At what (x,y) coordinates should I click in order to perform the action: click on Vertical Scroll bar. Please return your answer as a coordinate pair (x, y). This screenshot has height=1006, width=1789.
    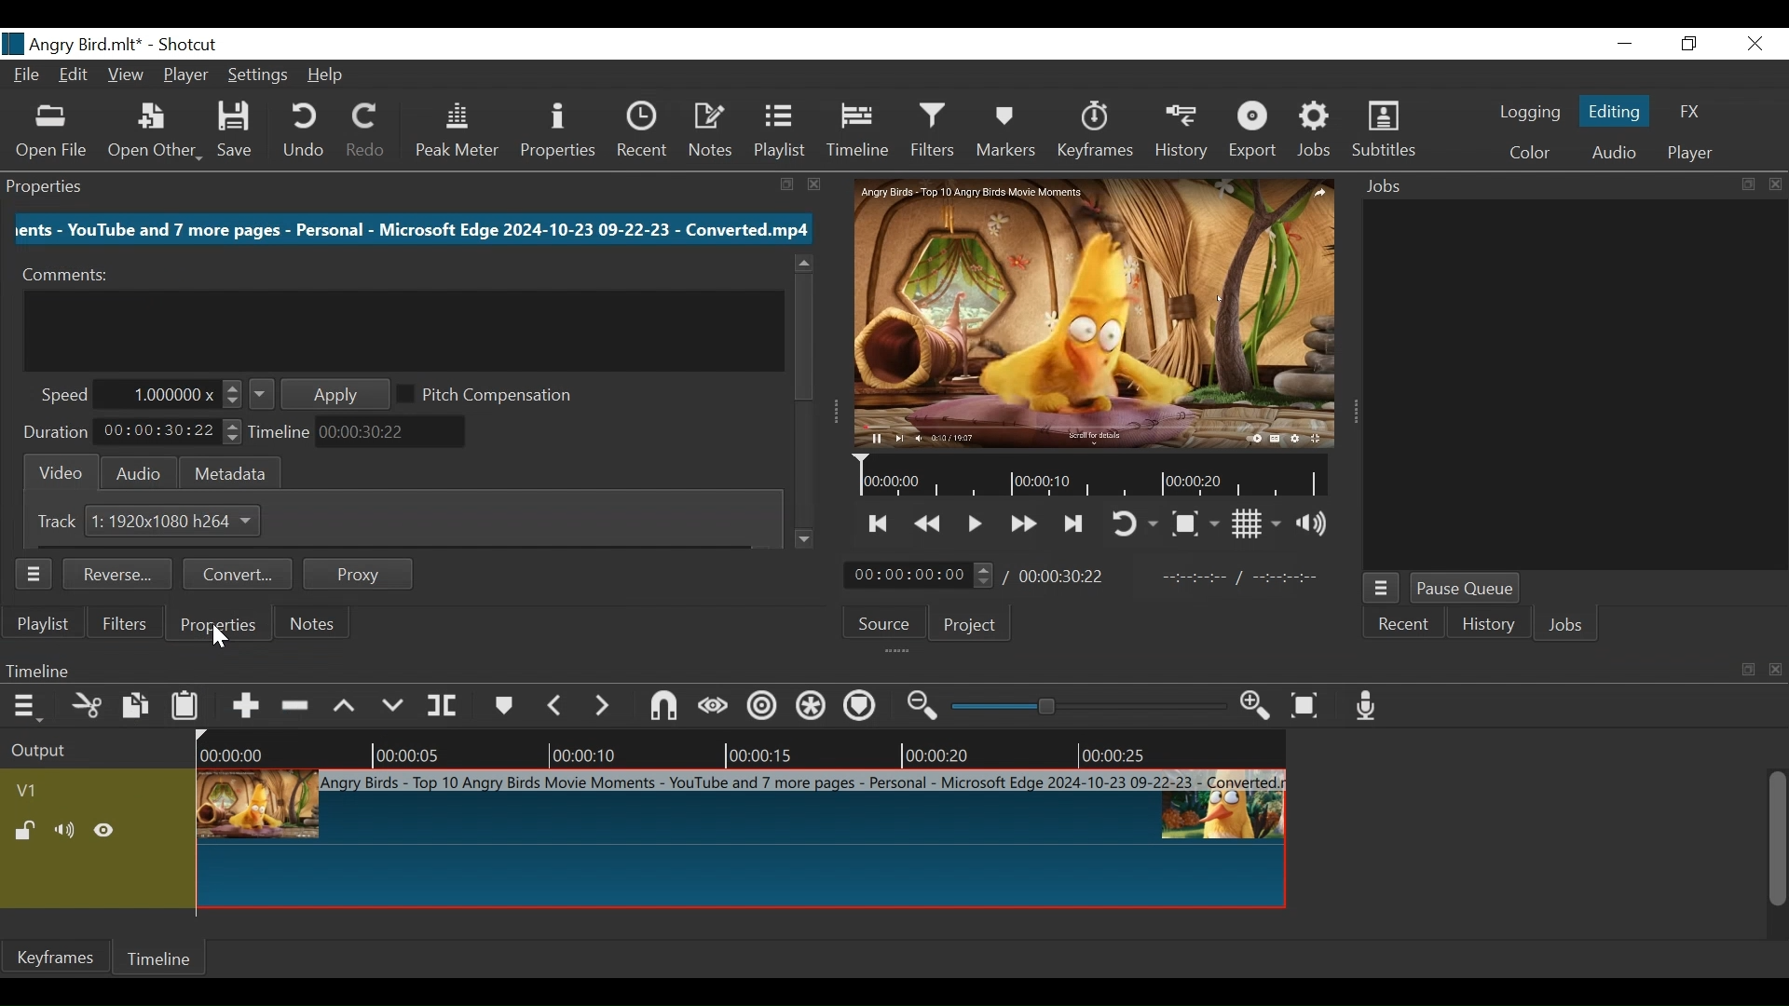
    Looking at the image, I should click on (1780, 840).